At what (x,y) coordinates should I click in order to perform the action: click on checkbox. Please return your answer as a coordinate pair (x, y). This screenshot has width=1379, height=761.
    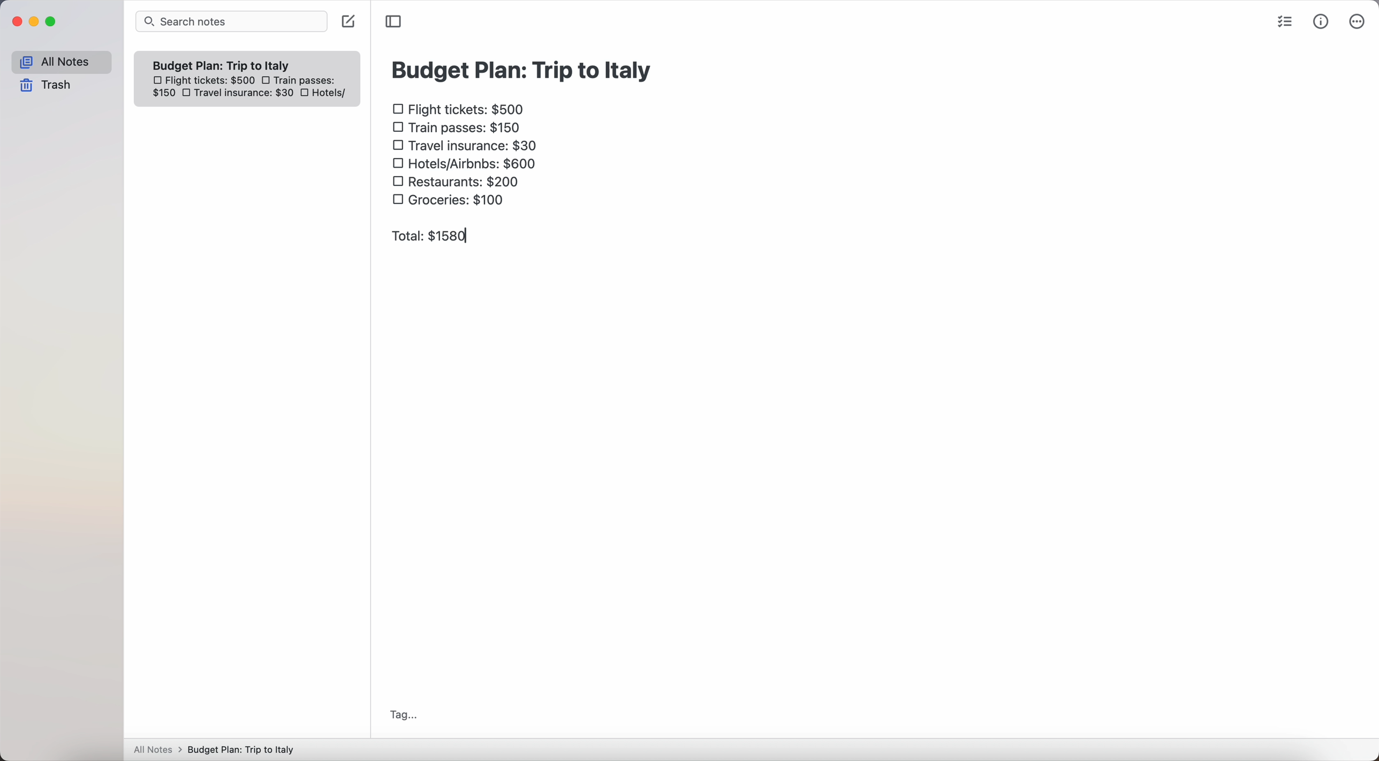
    Looking at the image, I should click on (268, 80).